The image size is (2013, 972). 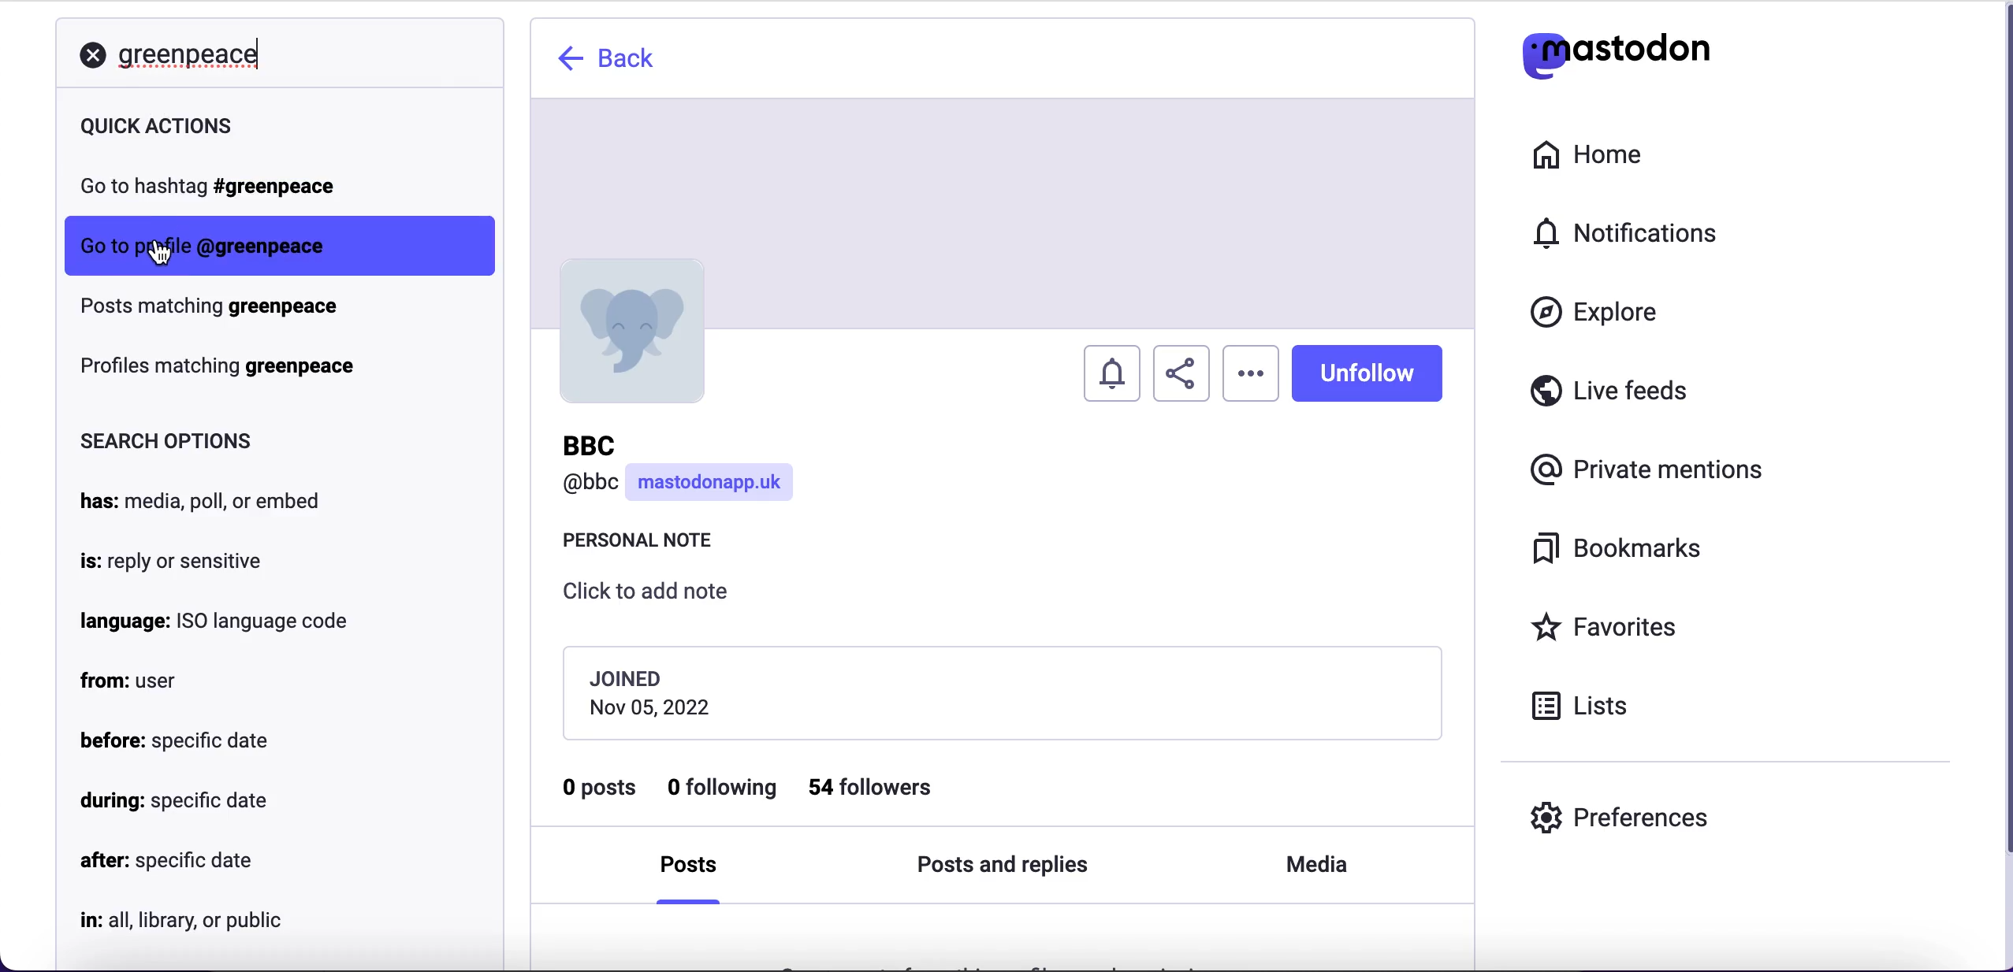 What do you see at coordinates (167, 443) in the screenshot?
I see `search options` at bounding box center [167, 443].